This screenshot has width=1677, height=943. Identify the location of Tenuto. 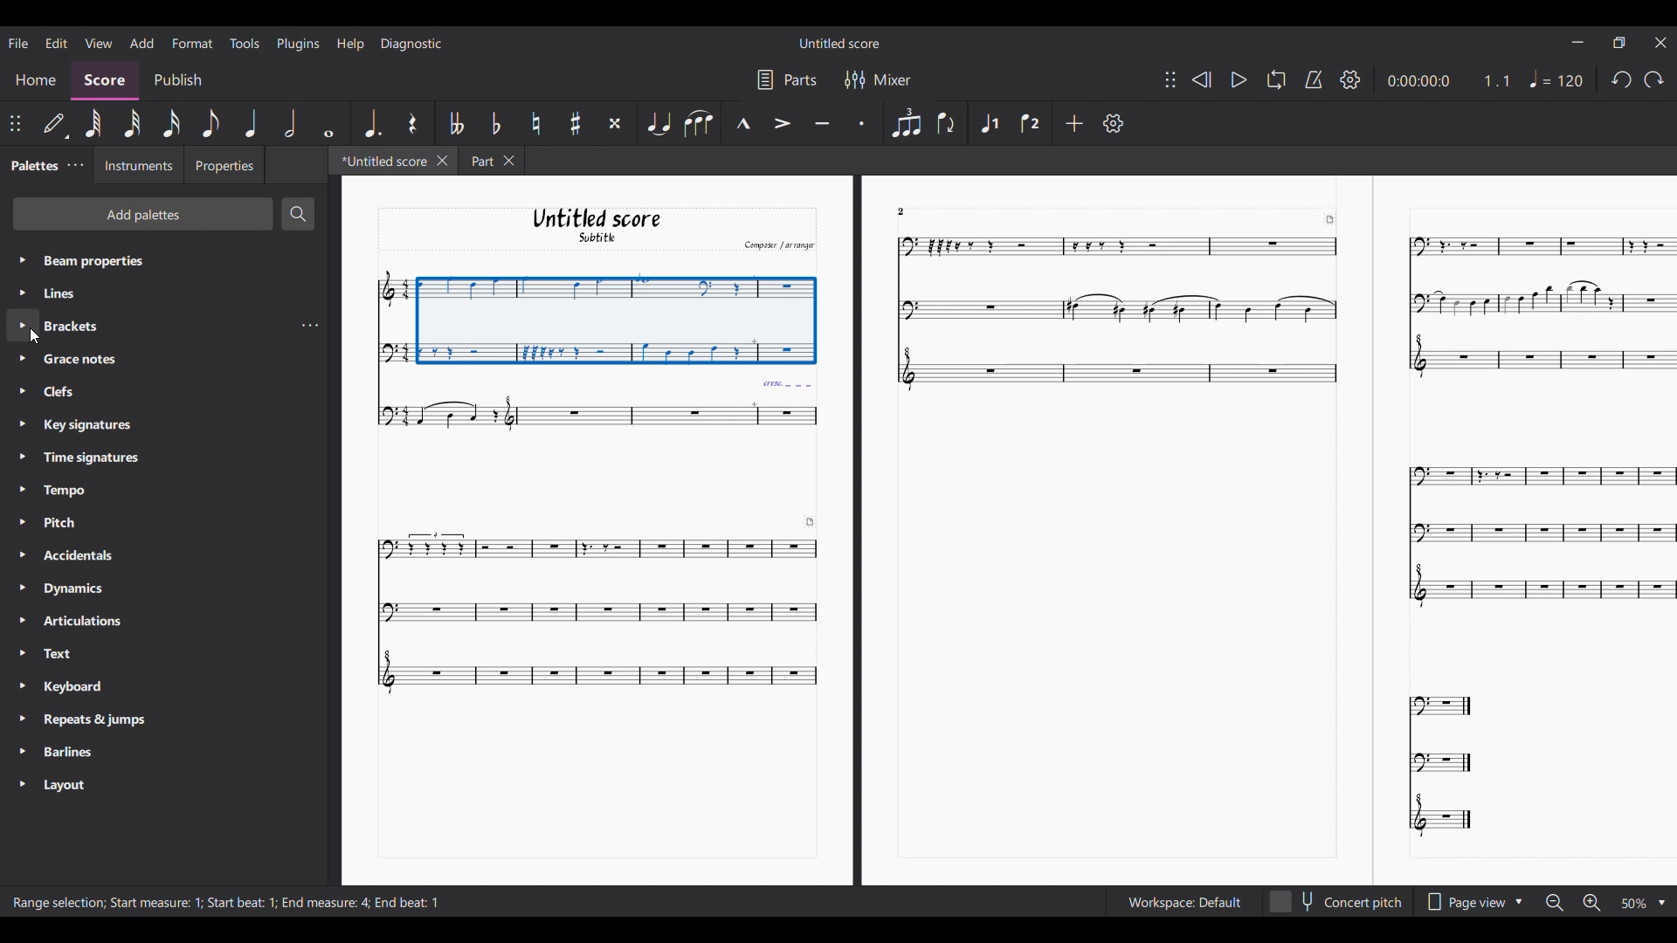
(821, 121).